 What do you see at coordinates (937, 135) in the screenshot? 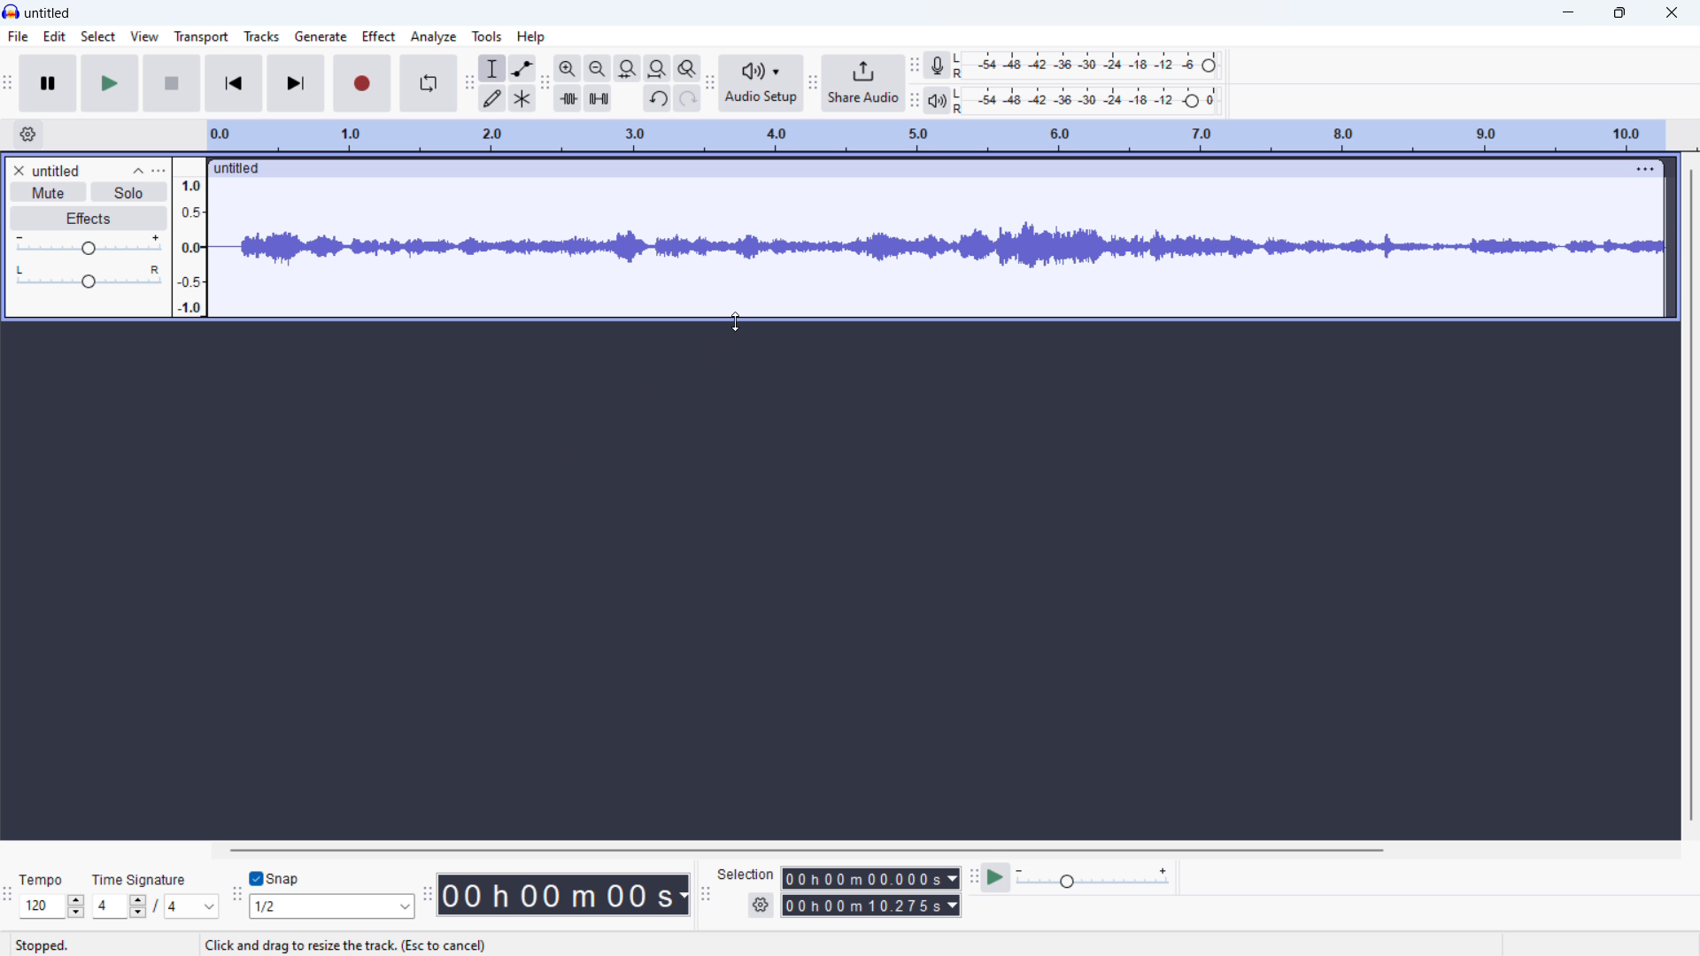
I see `timeline` at bounding box center [937, 135].